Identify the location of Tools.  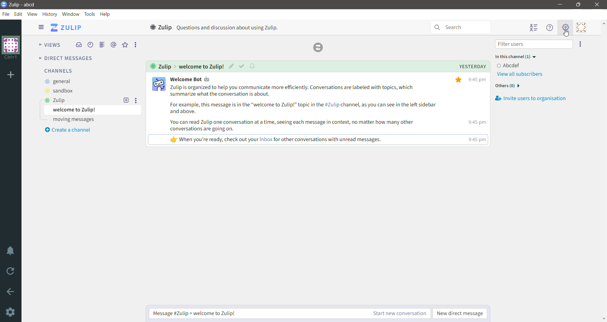
(90, 14).